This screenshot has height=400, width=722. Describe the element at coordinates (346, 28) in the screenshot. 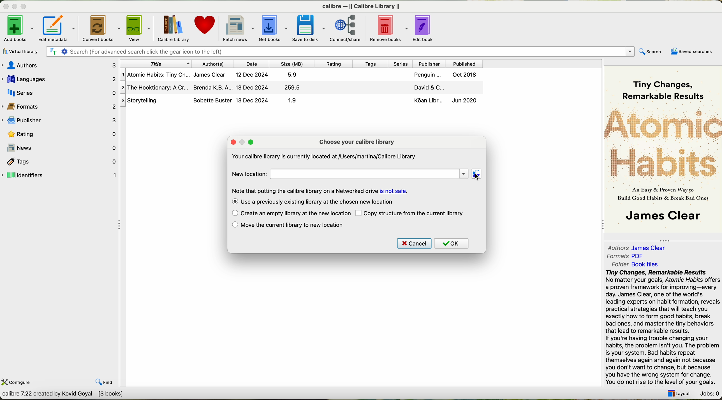

I see `connect/share` at that location.